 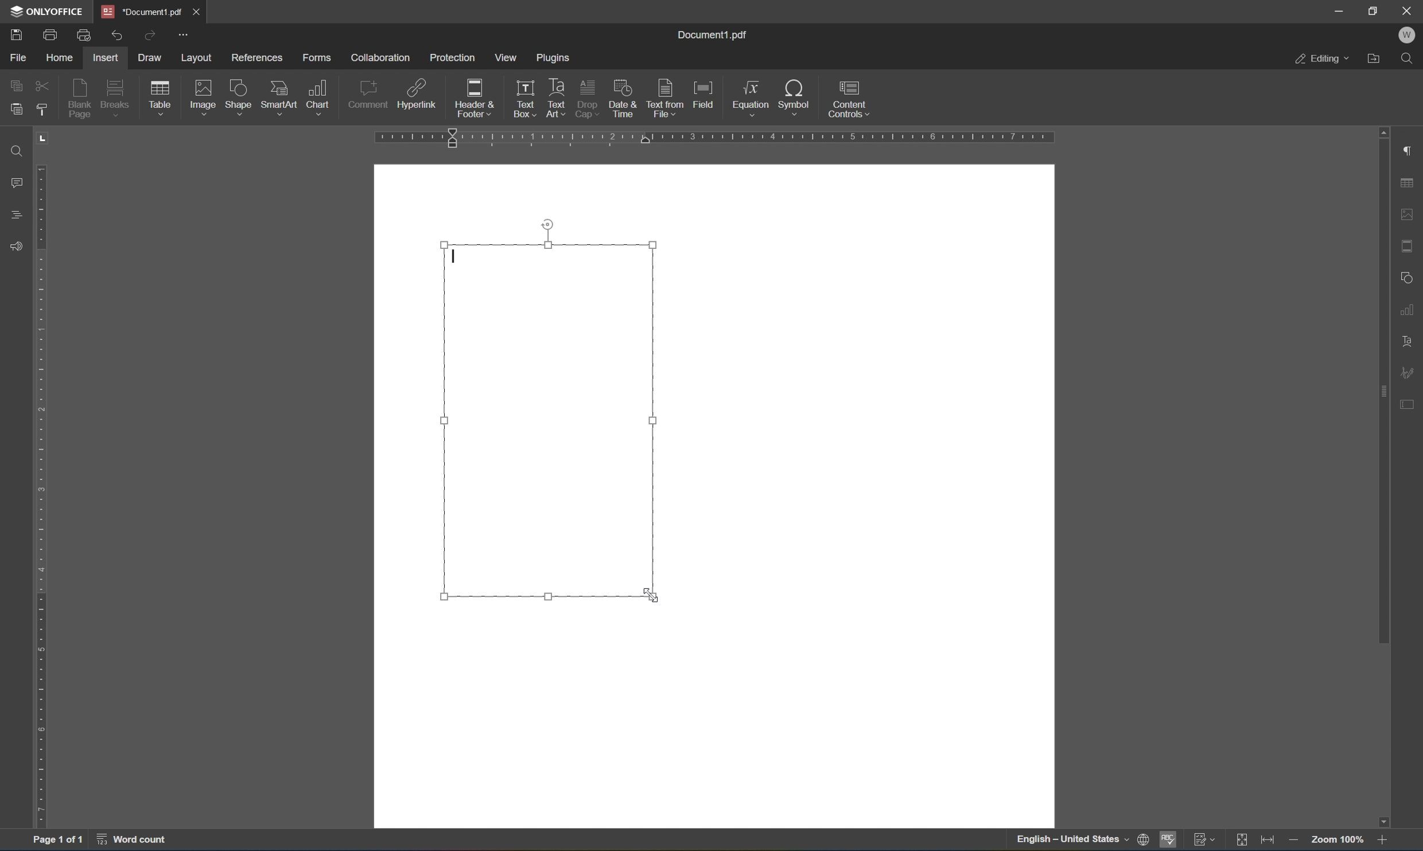 What do you see at coordinates (1408, 183) in the screenshot?
I see `Table settings` at bounding box center [1408, 183].